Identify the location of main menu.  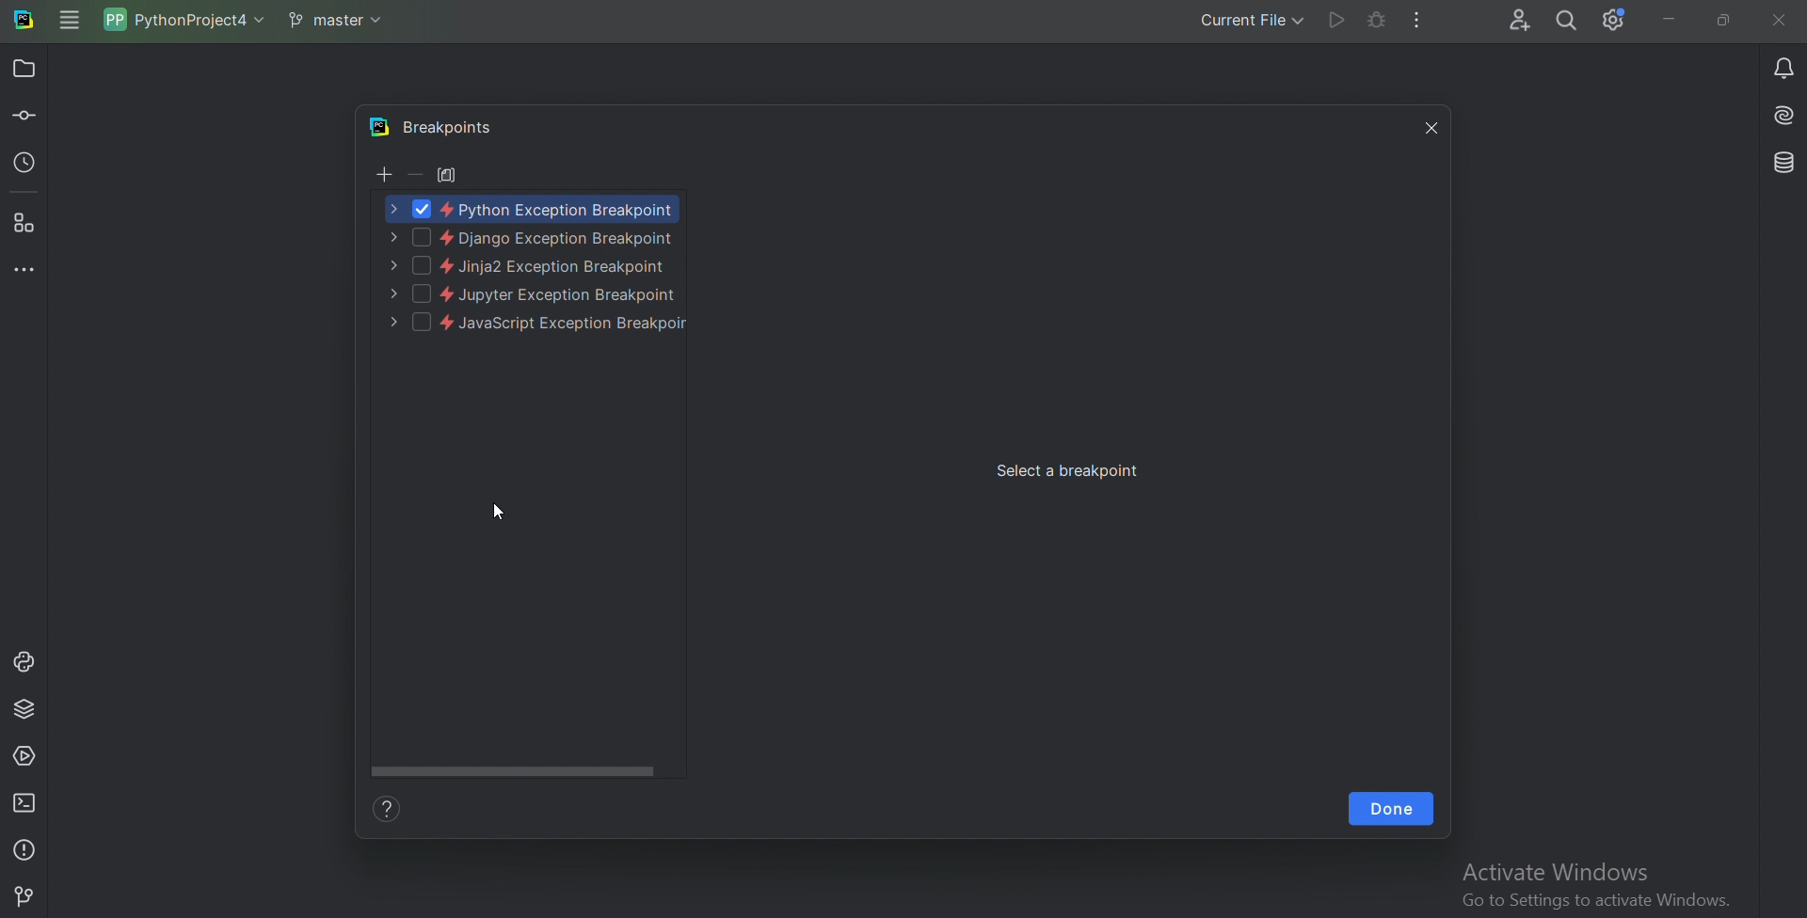
(69, 21).